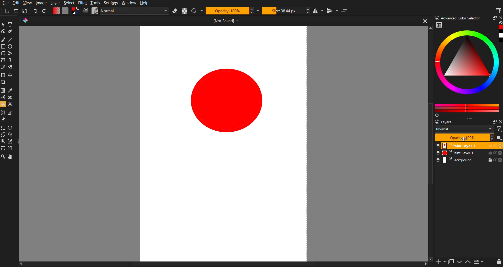  Describe the element at coordinates (500, 130) in the screenshot. I see `Filter` at that location.